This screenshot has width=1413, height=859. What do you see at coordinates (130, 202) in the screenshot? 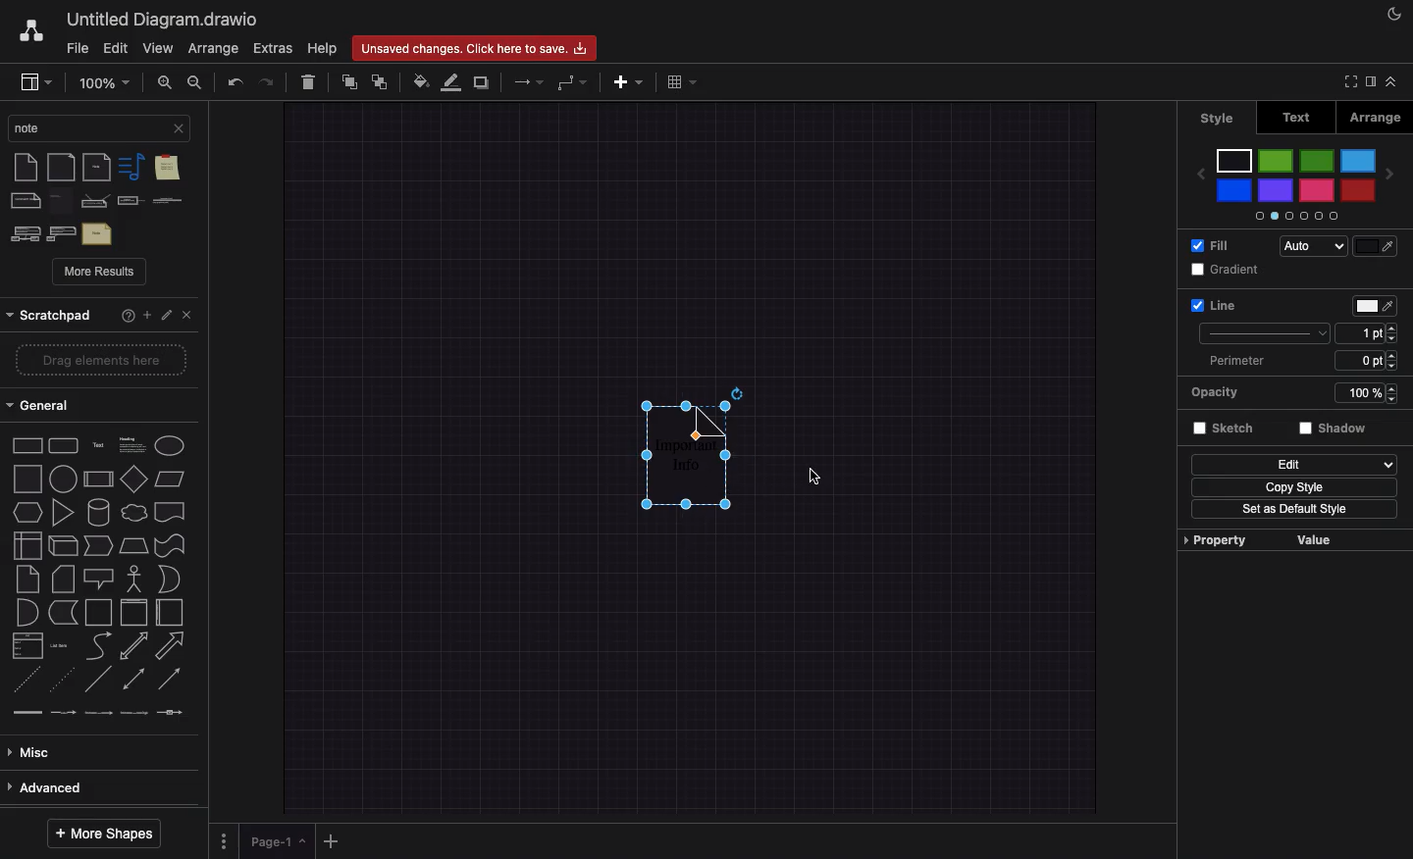
I see `constraint textual note` at bounding box center [130, 202].